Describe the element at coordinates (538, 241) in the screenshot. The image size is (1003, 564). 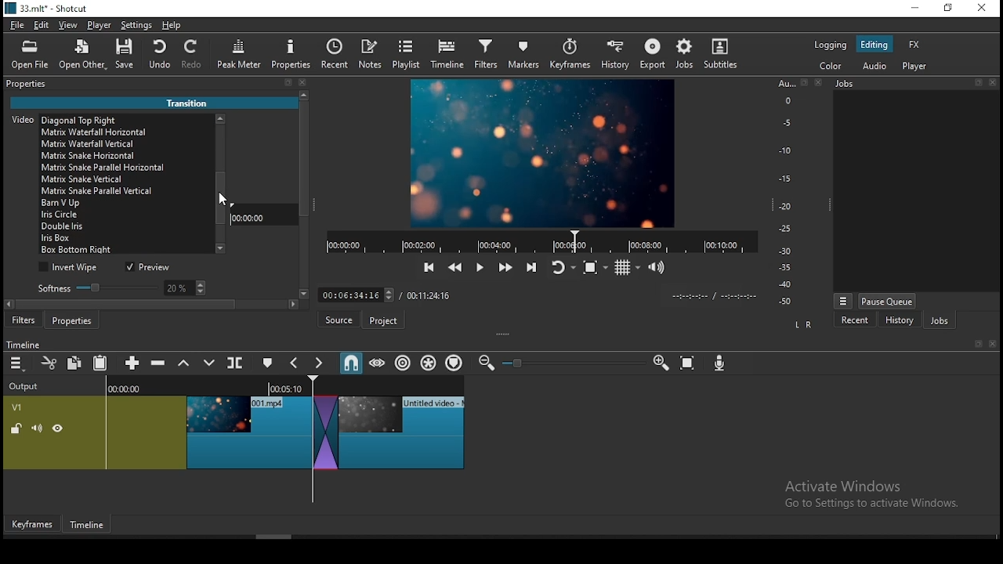
I see `timer` at that location.